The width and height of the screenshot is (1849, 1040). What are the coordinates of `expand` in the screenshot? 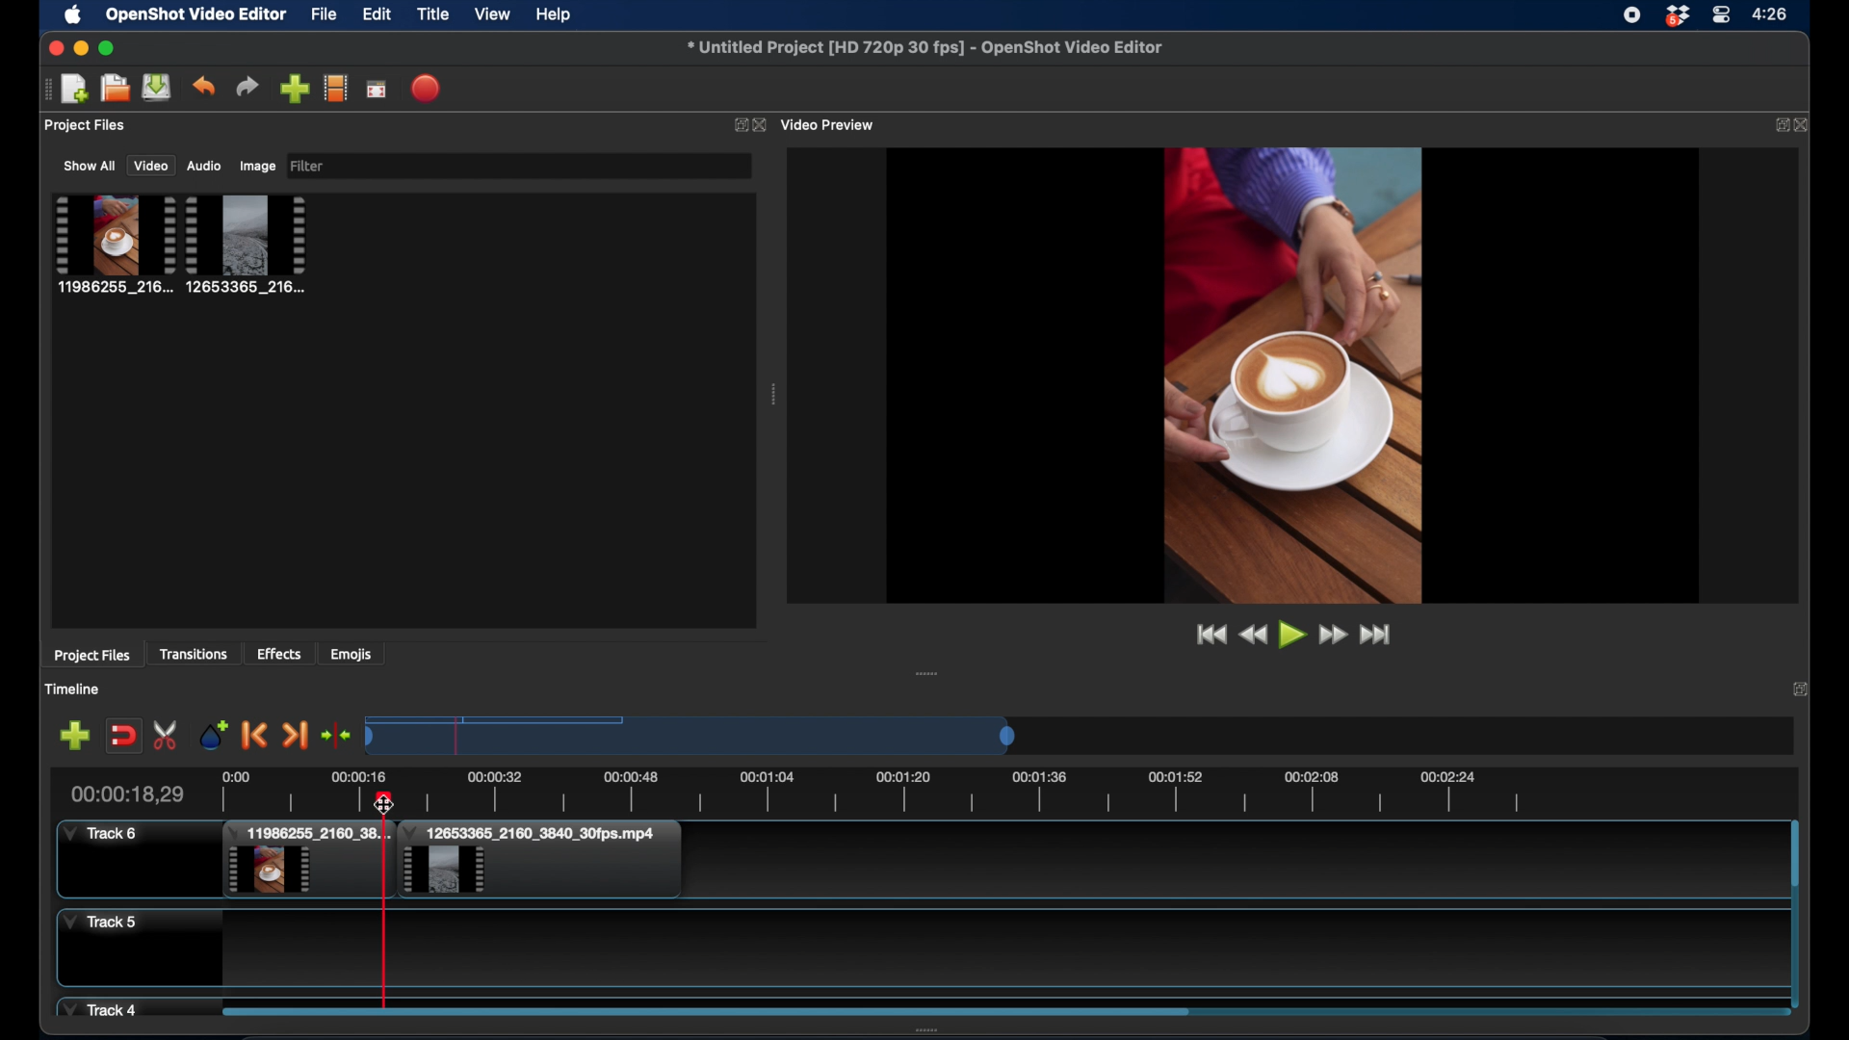 It's located at (738, 124).